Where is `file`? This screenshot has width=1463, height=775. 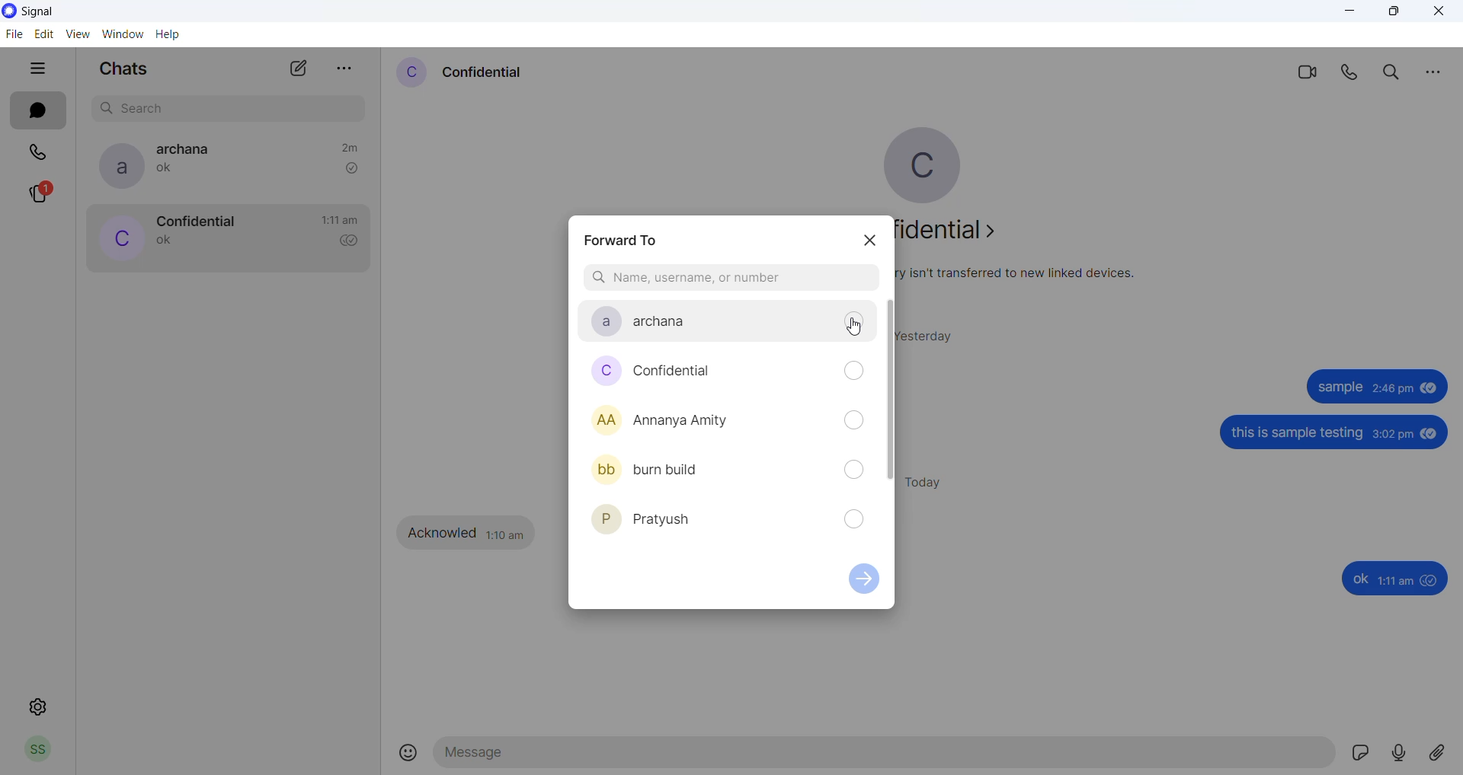
file is located at coordinates (13, 36).